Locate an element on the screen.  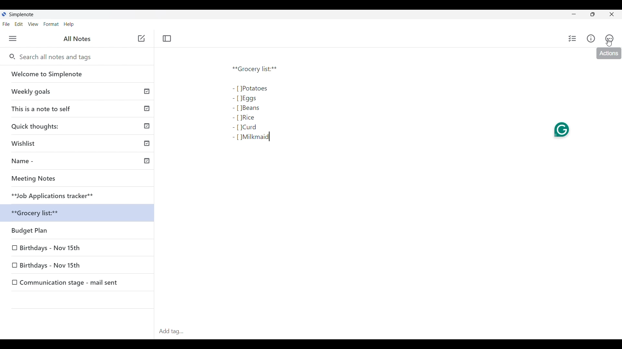
All Notes is located at coordinates (77, 39).